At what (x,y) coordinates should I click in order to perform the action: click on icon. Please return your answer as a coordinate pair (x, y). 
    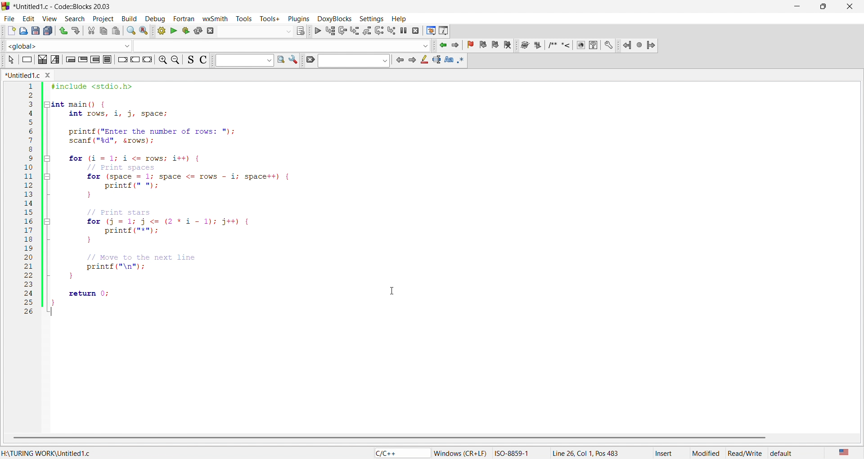
    Looking at the image, I should click on (202, 60).